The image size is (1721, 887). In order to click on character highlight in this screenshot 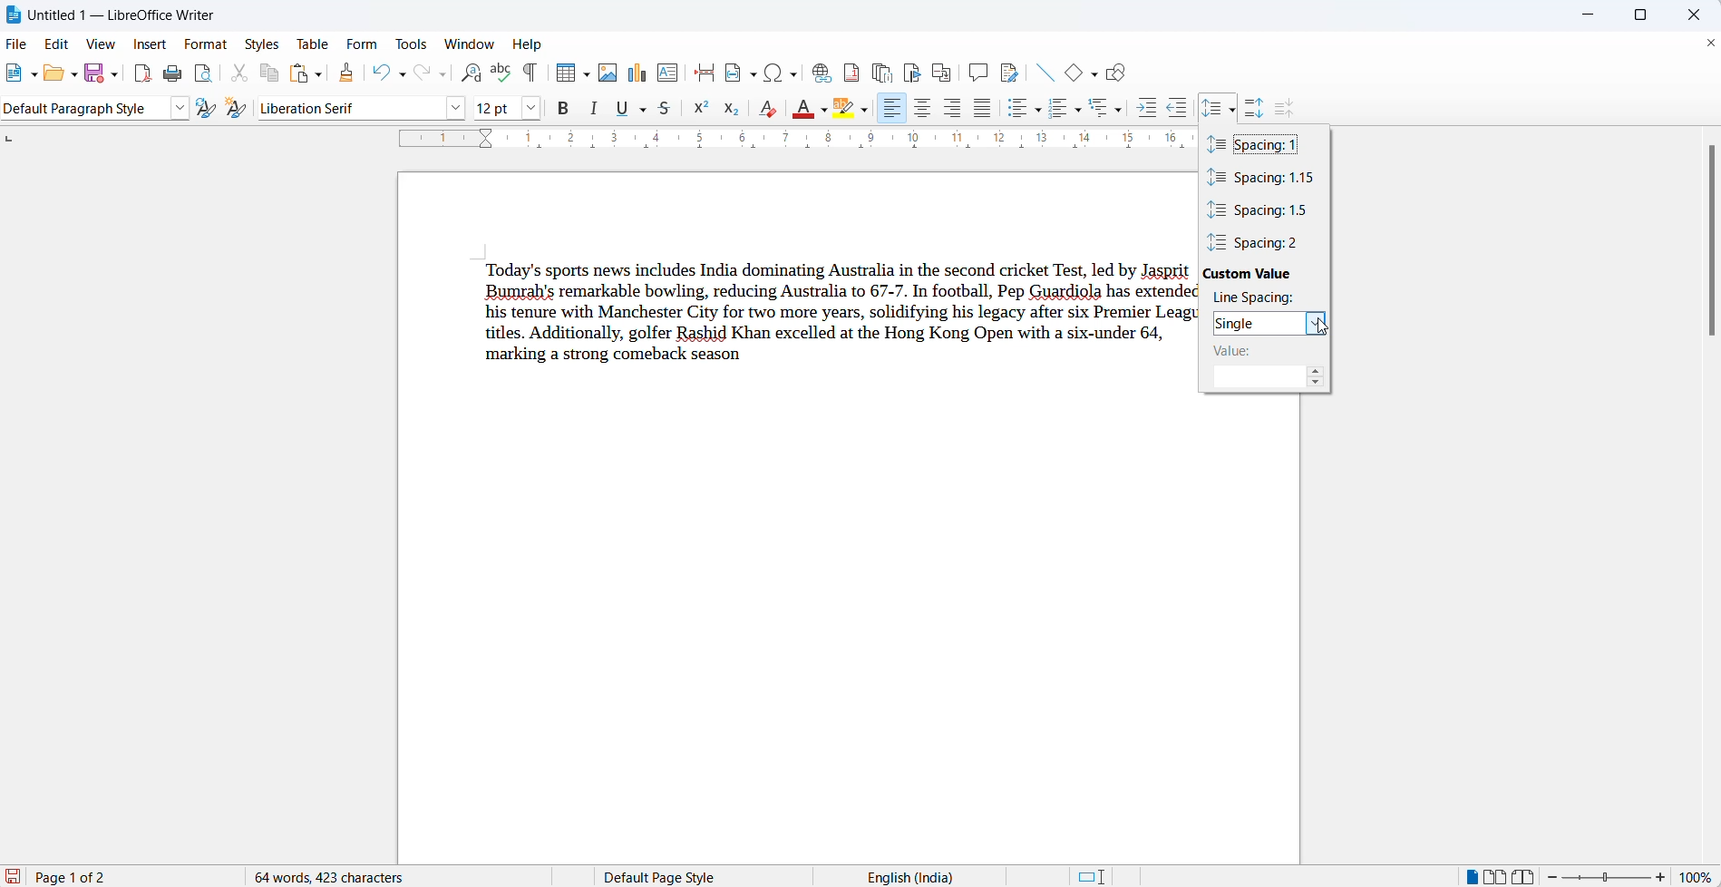, I will do `click(842, 108)`.